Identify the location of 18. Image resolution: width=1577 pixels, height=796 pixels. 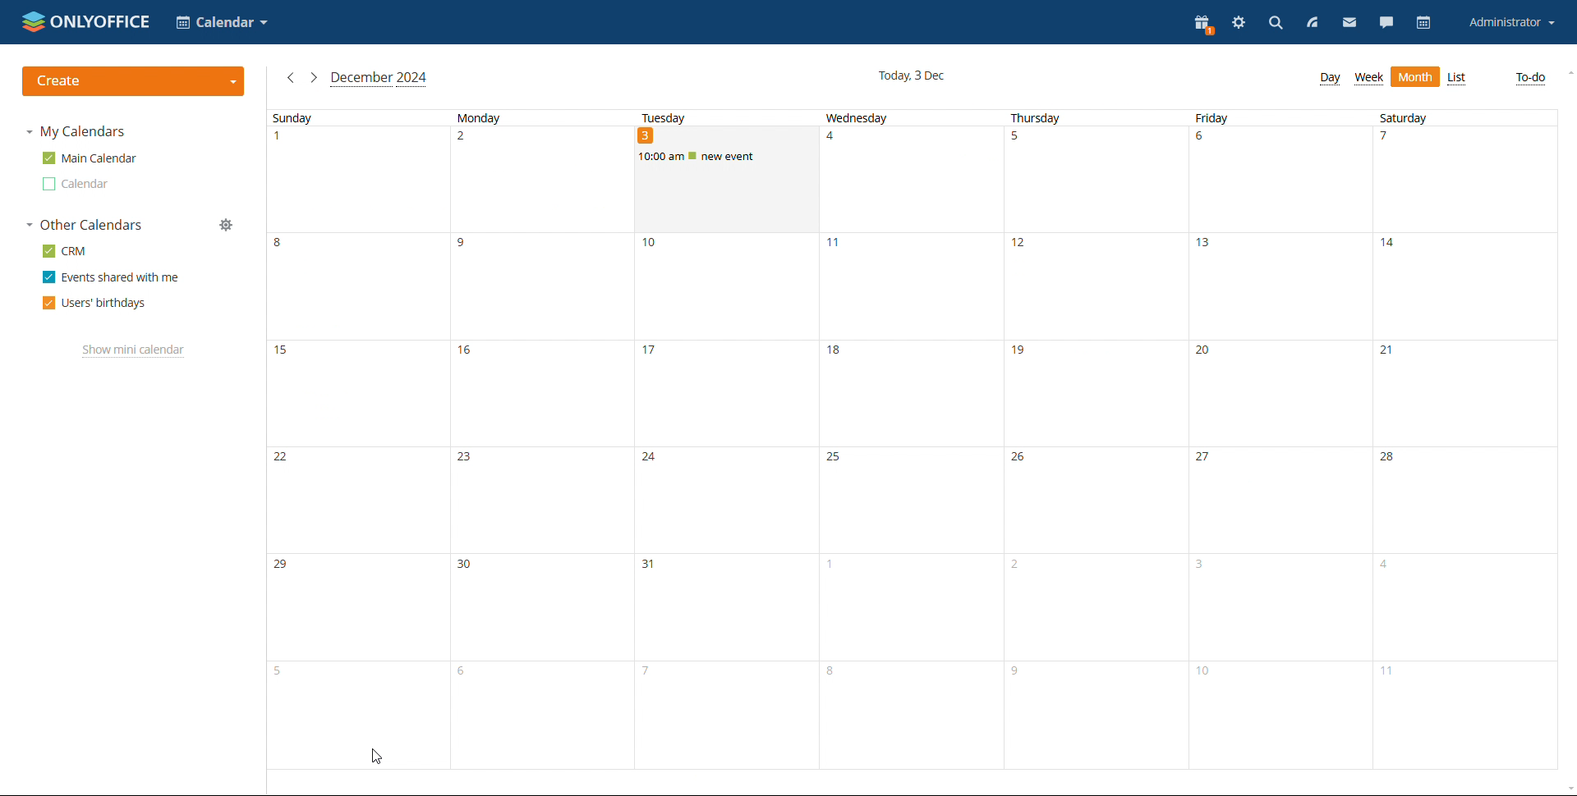
(909, 394).